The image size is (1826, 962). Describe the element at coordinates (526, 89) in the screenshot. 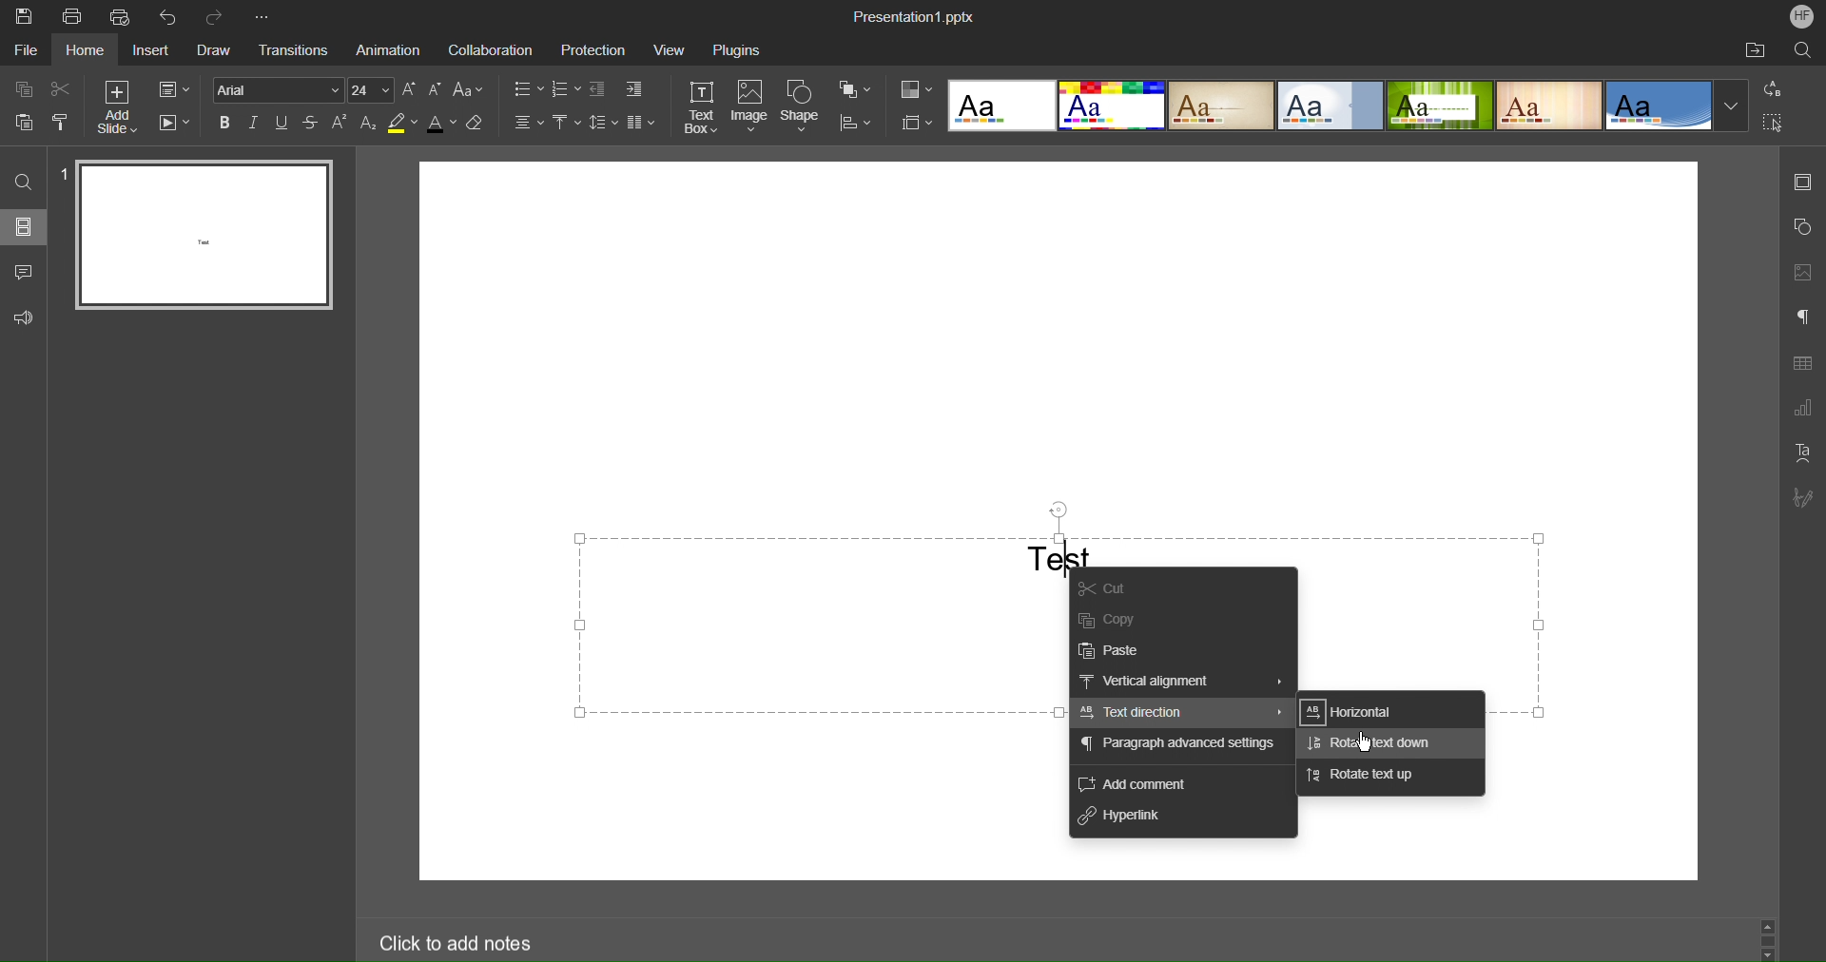

I see `Bullet List` at that location.